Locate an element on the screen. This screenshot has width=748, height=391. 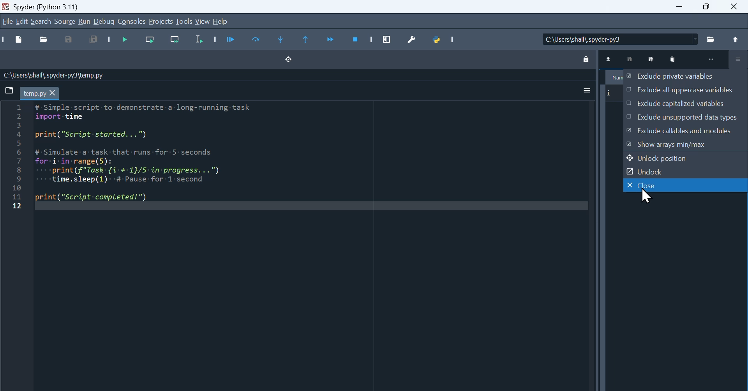
Drag handle is located at coordinates (289, 60).